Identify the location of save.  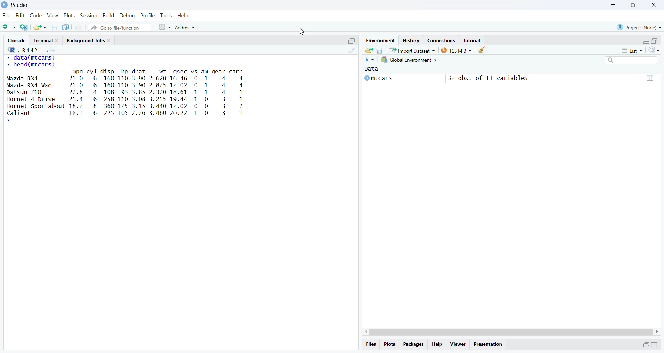
(54, 27).